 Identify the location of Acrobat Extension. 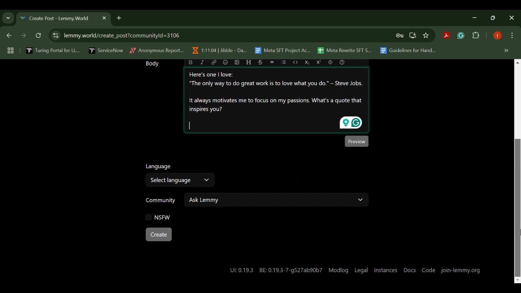
(446, 36).